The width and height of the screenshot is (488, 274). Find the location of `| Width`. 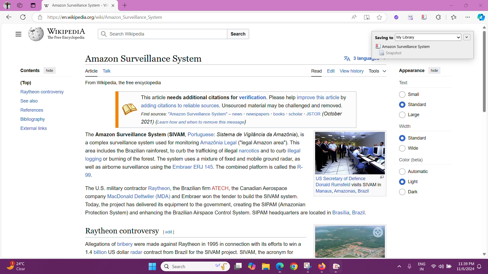

| Width is located at coordinates (405, 126).